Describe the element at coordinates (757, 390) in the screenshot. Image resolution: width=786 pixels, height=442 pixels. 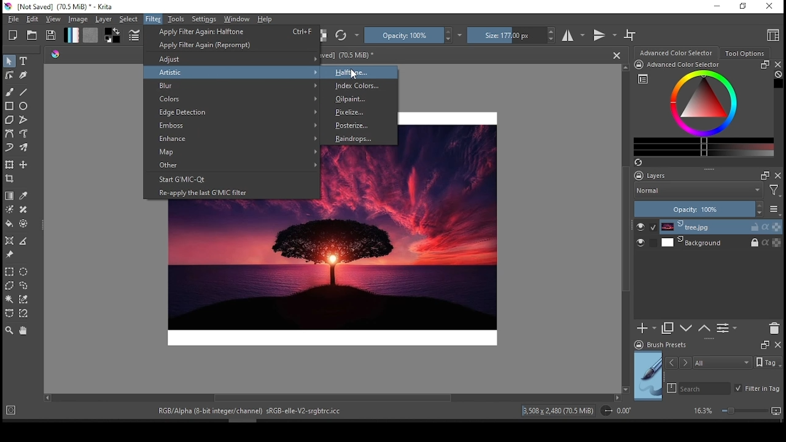
I see `filter in tag on/off` at that location.